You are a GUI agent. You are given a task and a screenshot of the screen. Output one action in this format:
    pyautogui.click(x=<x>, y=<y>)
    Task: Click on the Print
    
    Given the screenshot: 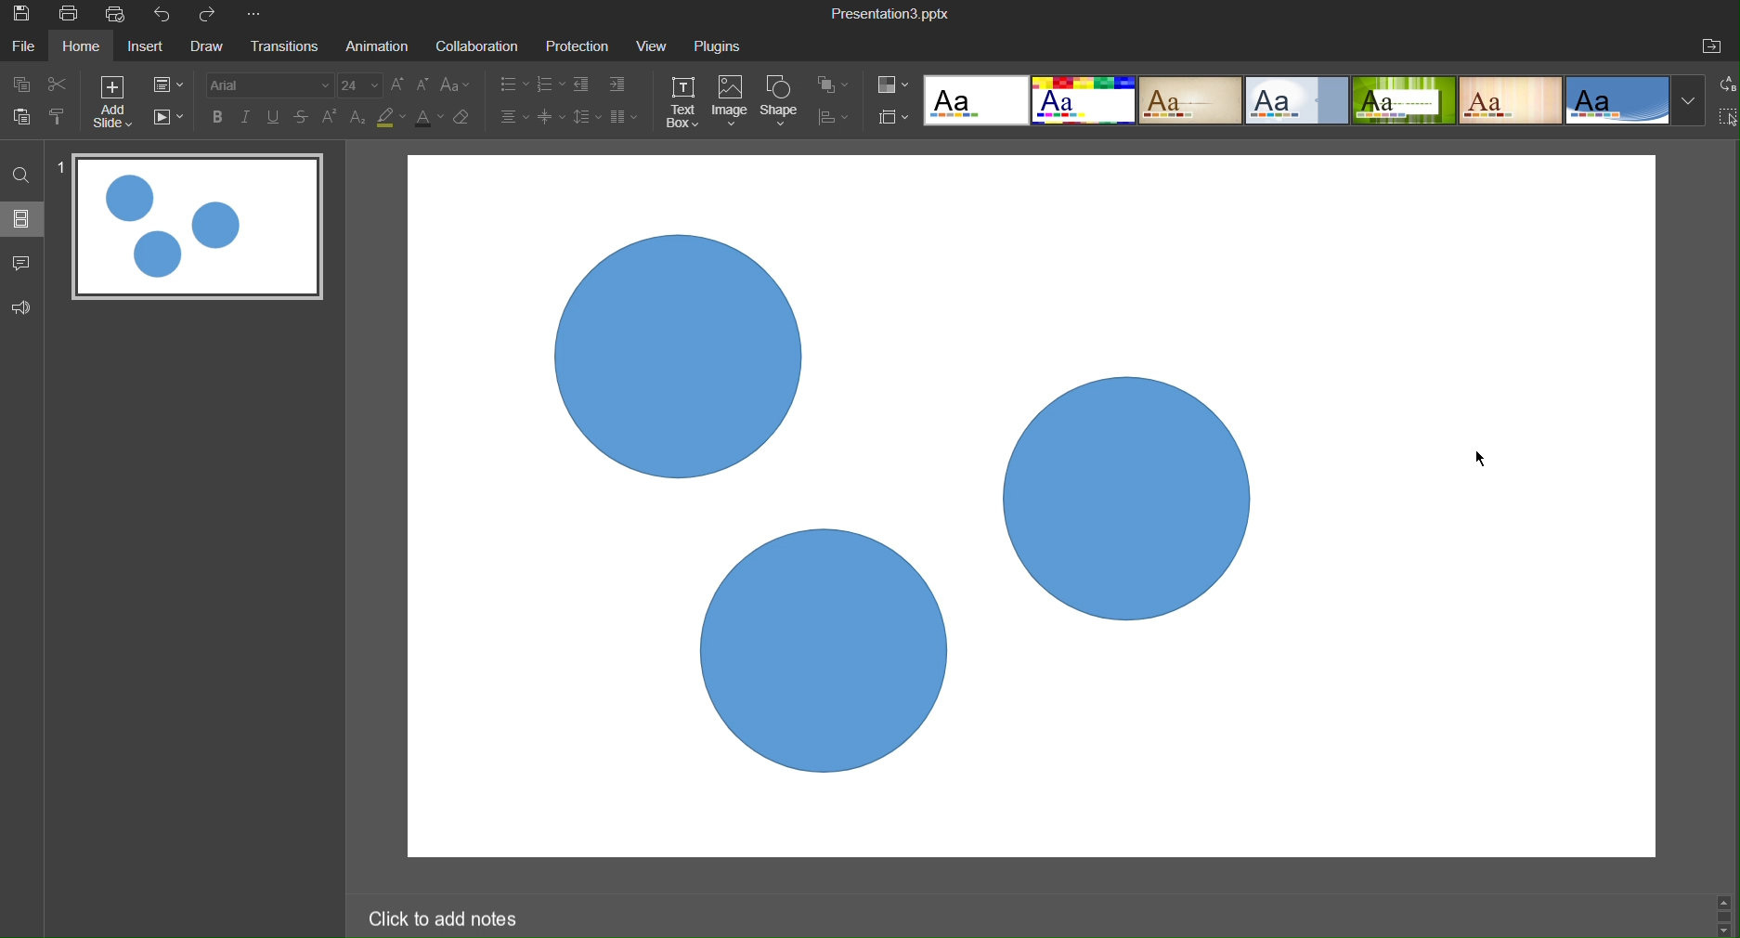 What is the action you would take?
    pyautogui.click(x=72, y=15)
    